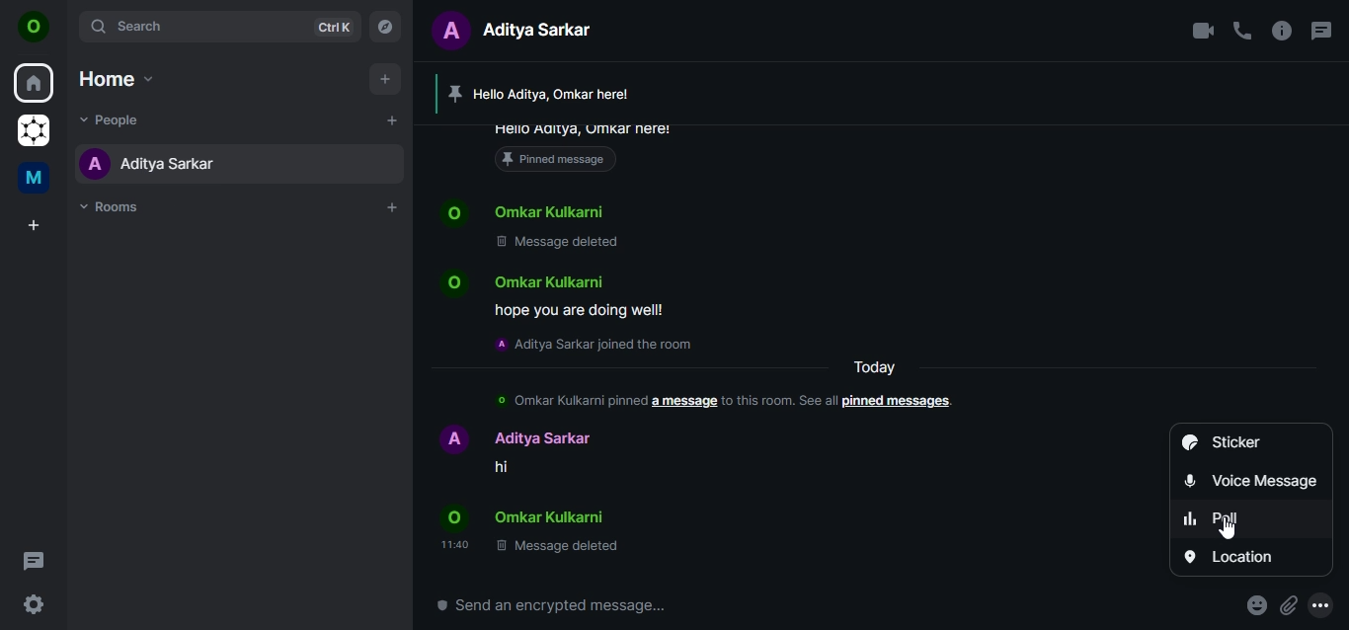 The image size is (1349, 630). Describe the element at coordinates (1319, 31) in the screenshot. I see `threads` at that location.